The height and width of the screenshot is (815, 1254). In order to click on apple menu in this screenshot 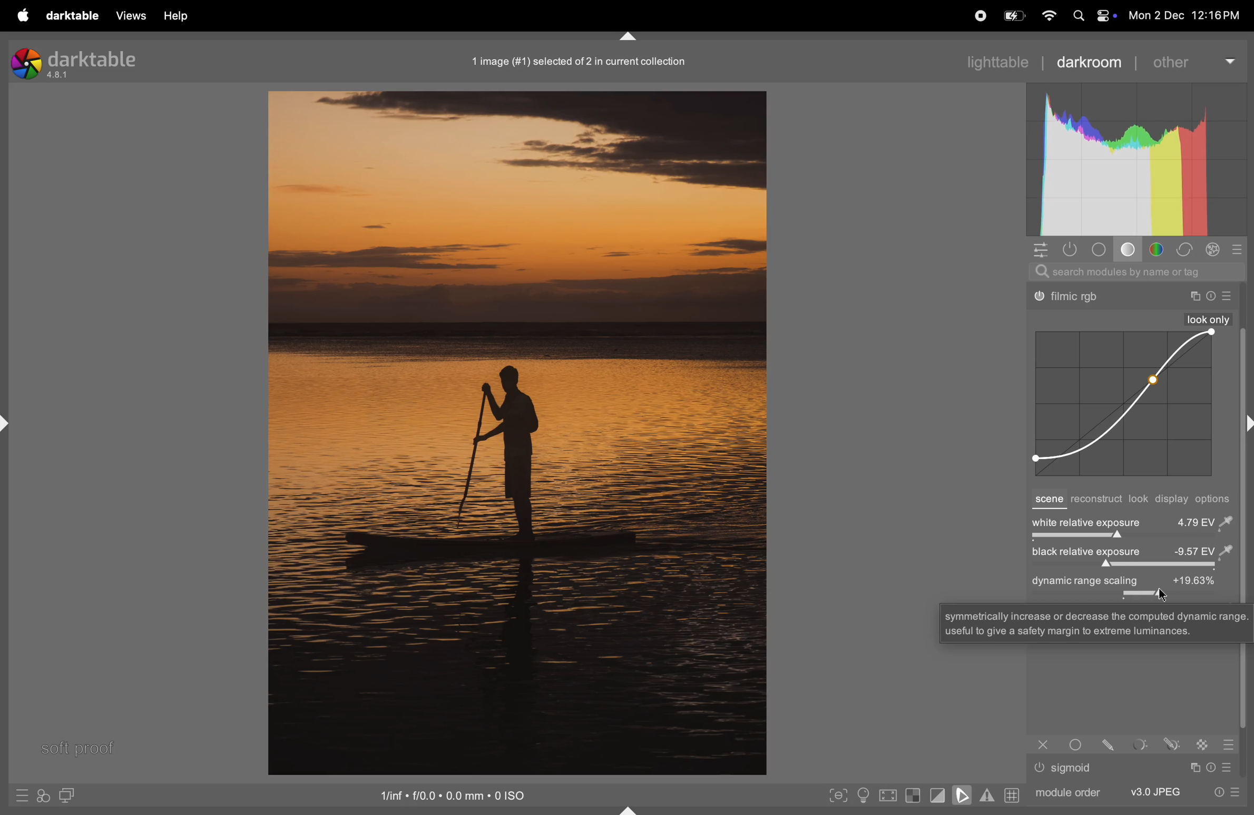, I will do `click(21, 15)`.